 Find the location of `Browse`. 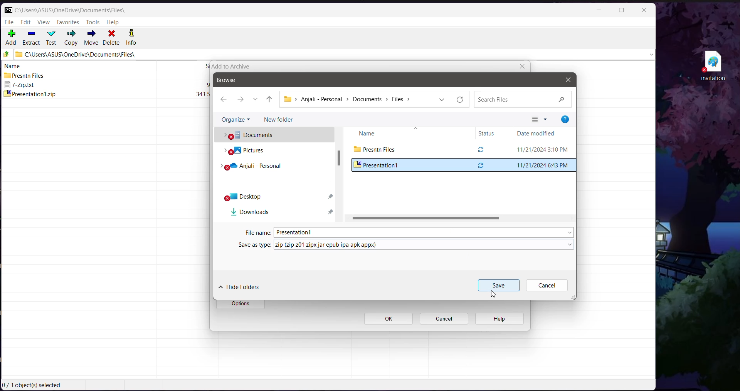

Browse is located at coordinates (229, 80).